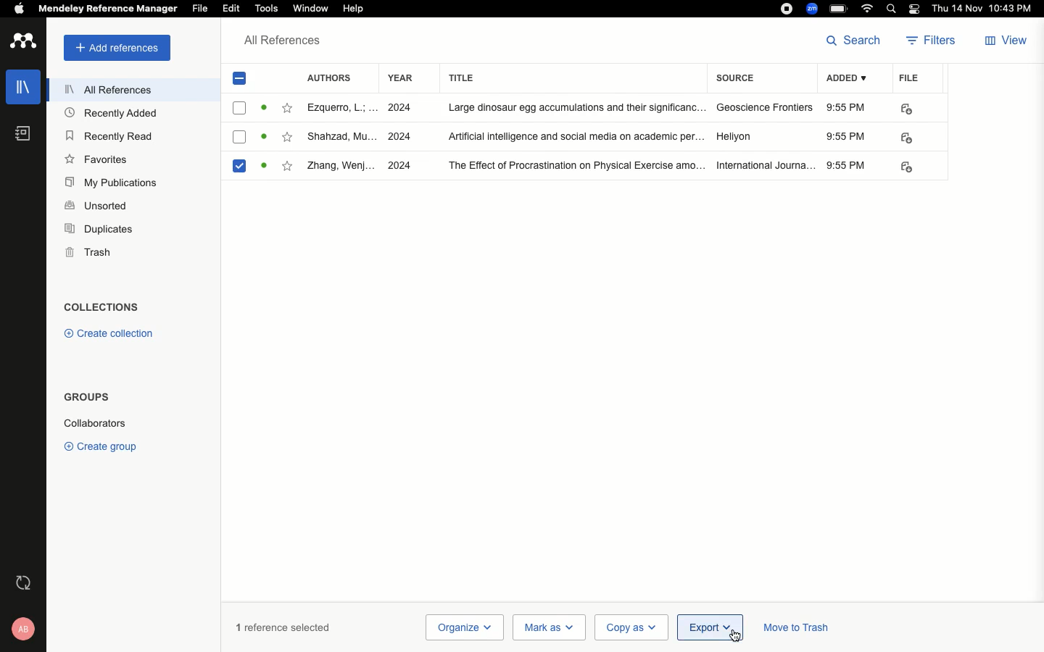 This screenshot has height=652, width=1044. I want to click on Copy as, so click(630, 627).